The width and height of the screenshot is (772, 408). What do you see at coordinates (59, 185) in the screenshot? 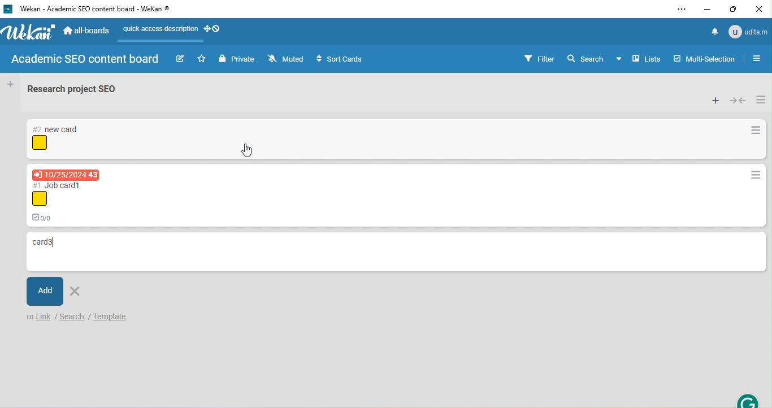
I see `card titles ` at bounding box center [59, 185].